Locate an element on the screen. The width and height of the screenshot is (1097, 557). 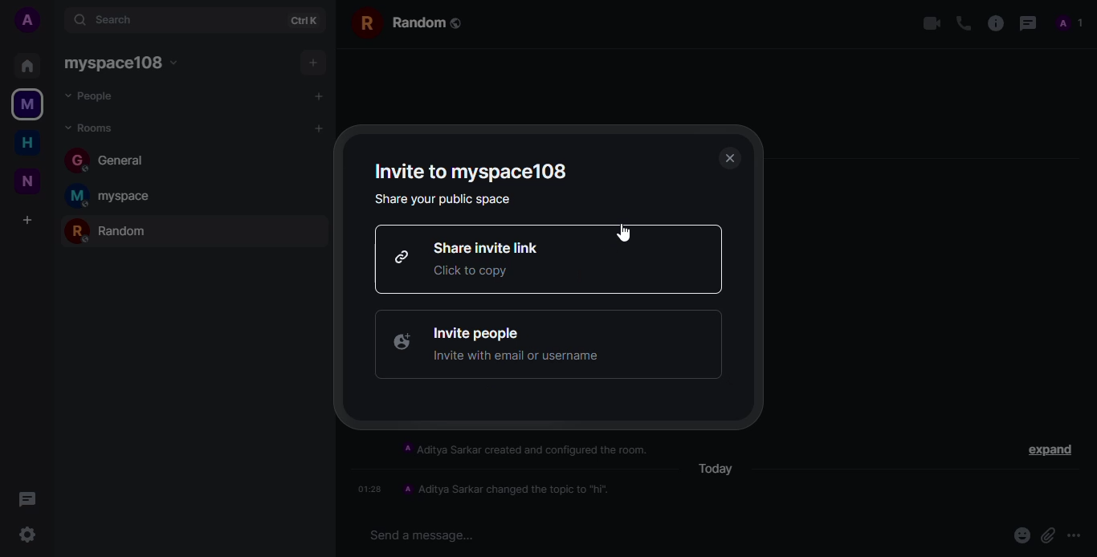
add is located at coordinates (310, 63).